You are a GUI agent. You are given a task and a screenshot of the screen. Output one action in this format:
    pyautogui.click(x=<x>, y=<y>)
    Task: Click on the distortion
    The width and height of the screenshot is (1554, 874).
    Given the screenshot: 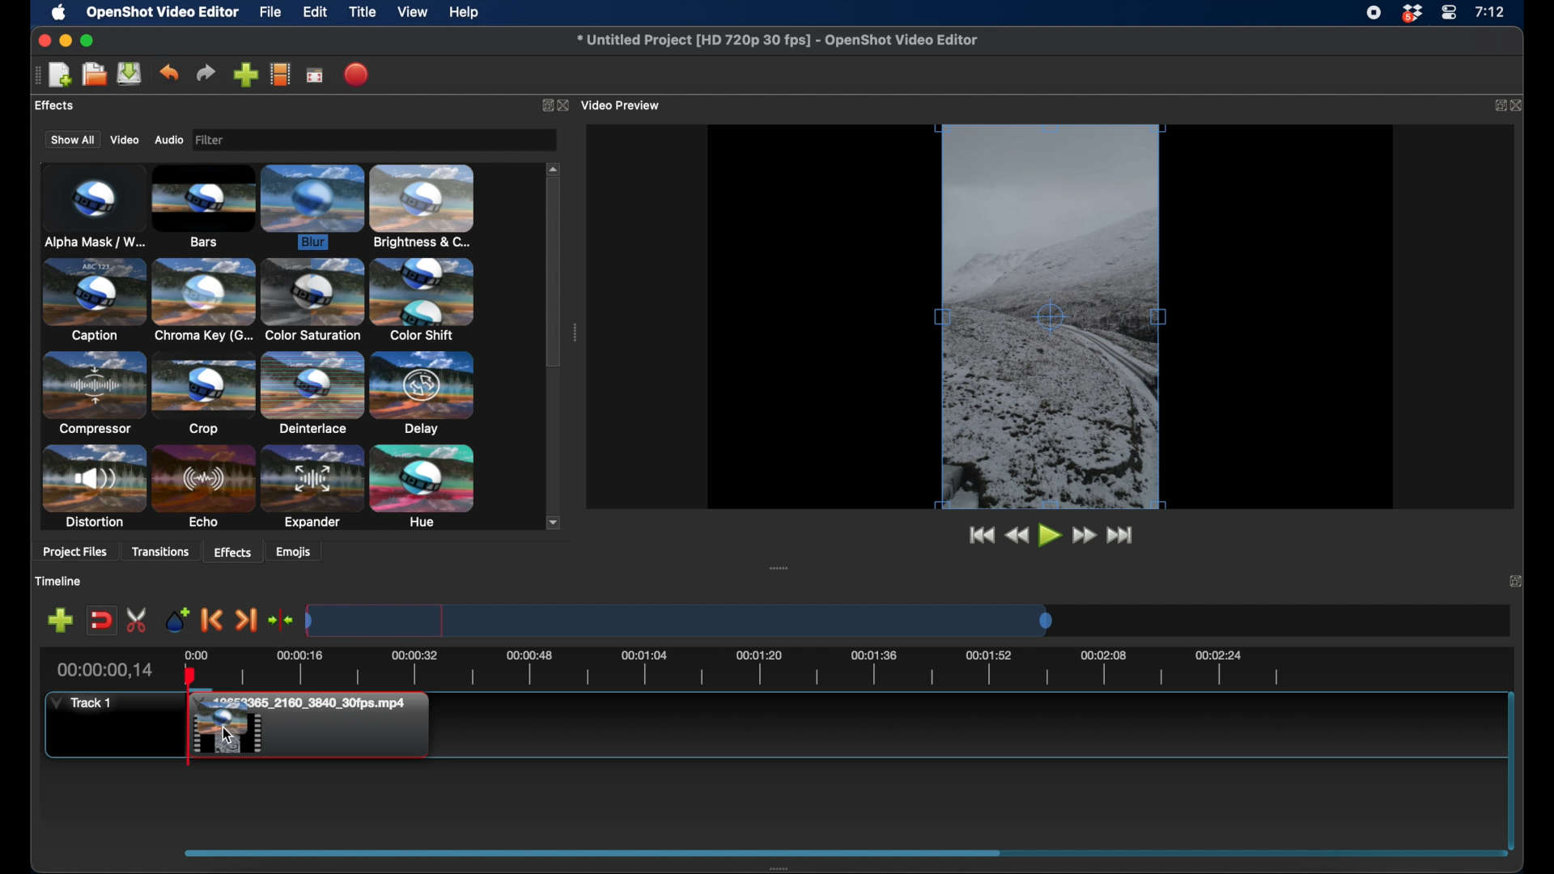 What is the action you would take?
    pyautogui.click(x=92, y=486)
    